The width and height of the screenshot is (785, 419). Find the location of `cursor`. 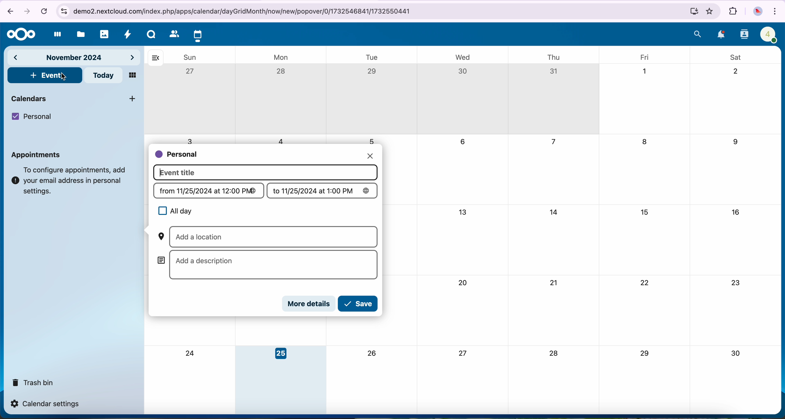

cursor is located at coordinates (64, 78).